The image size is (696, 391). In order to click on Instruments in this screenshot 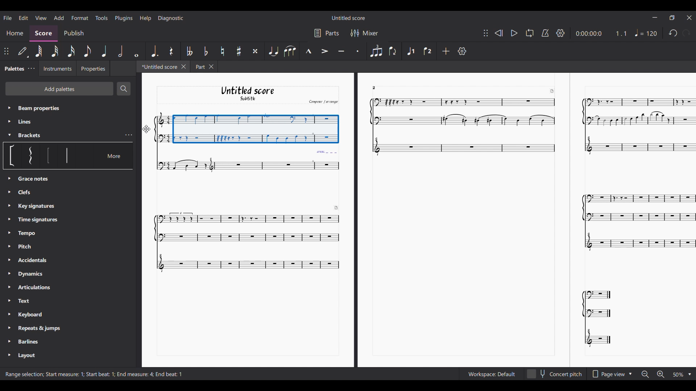, I will do `click(57, 69)`.